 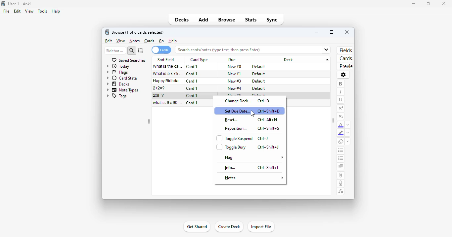 I want to click on 2x8=?, so click(x=159, y=95).